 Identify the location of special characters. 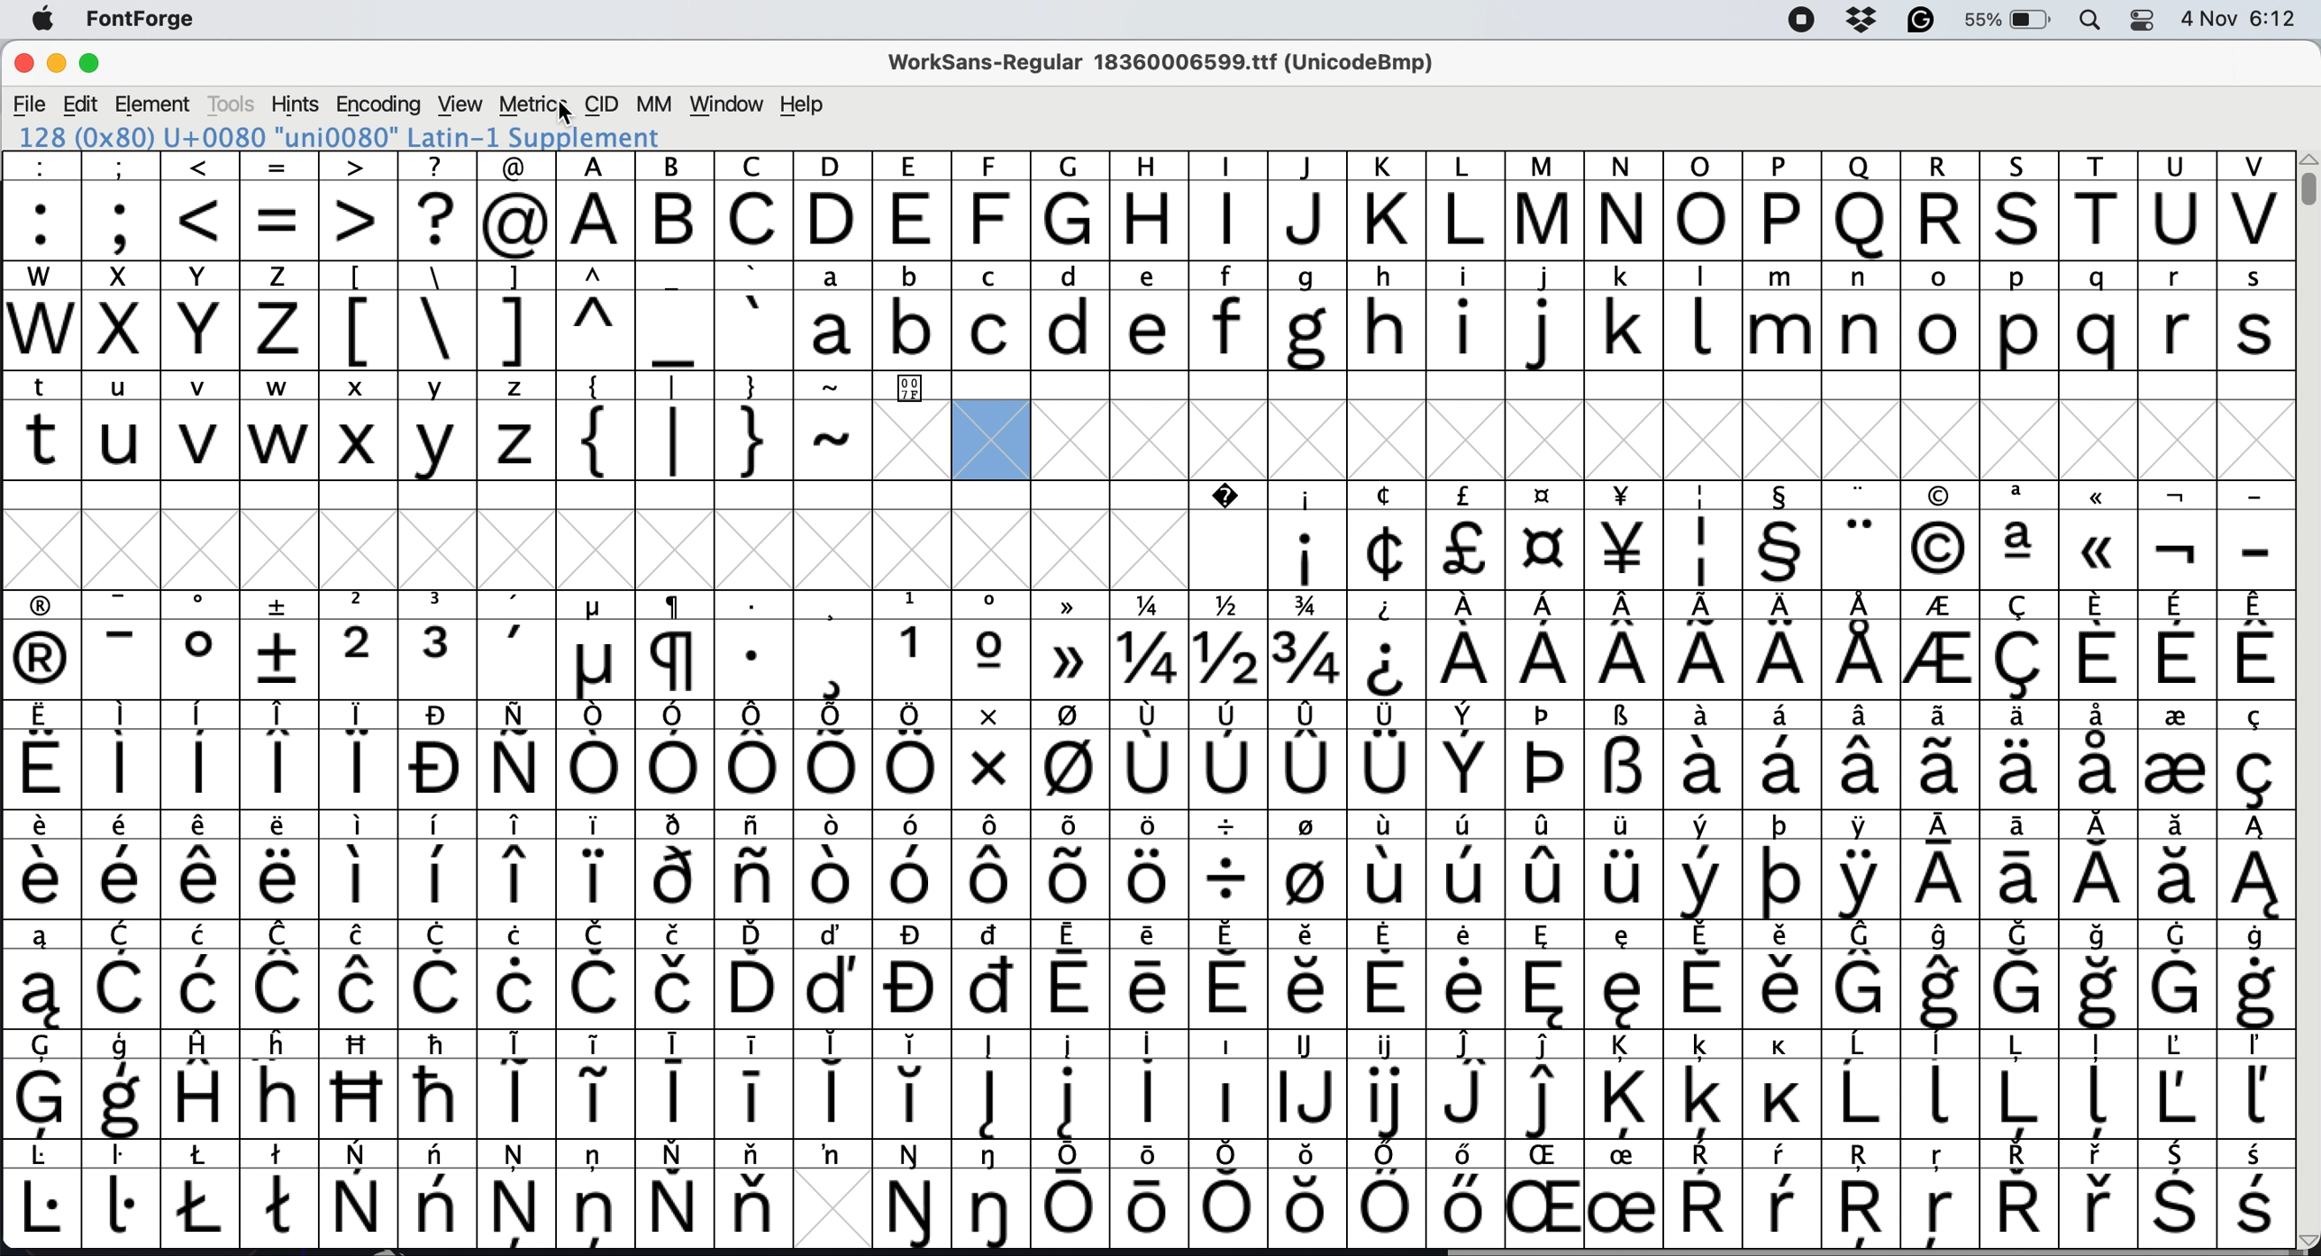
(1148, 770).